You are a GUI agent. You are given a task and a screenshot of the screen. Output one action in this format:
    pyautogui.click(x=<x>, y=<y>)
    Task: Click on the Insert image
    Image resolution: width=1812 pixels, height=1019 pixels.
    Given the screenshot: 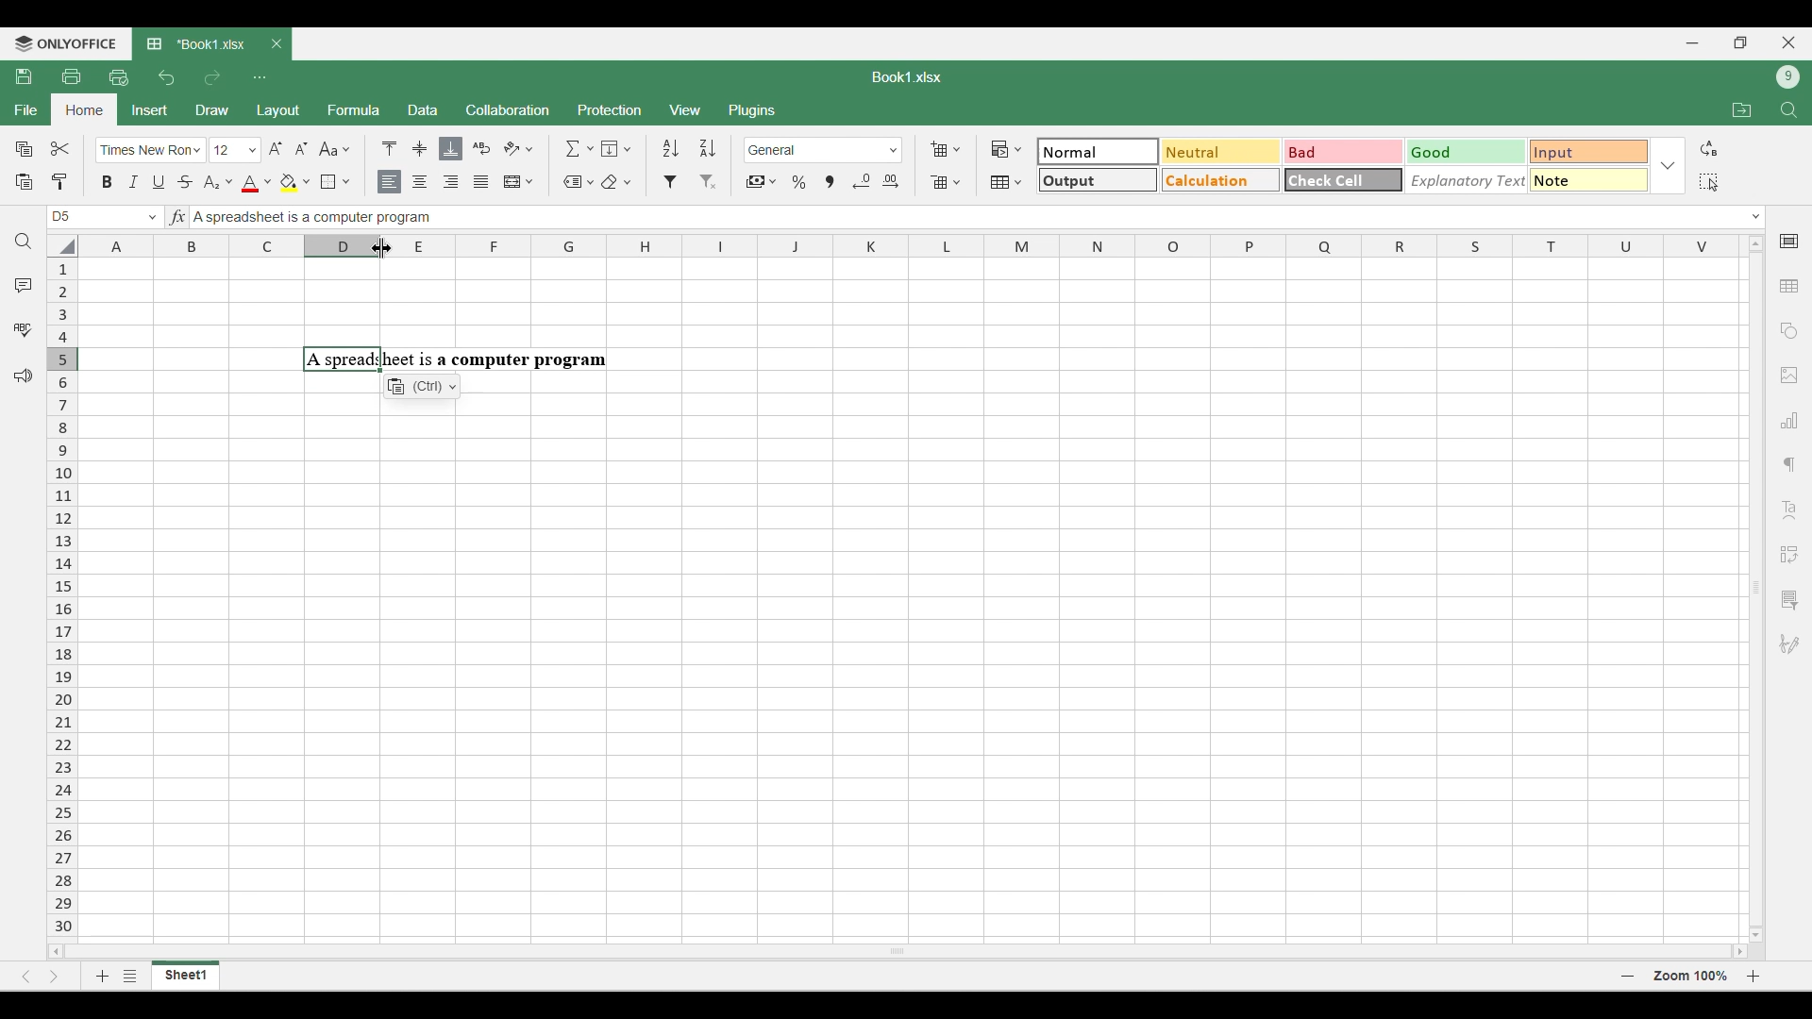 What is the action you would take?
    pyautogui.click(x=1790, y=376)
    